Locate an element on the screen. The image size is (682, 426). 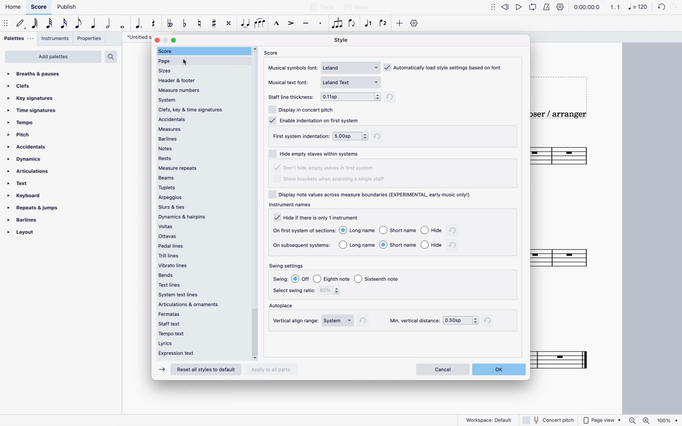
staff text is located at coordinates (197, 323).